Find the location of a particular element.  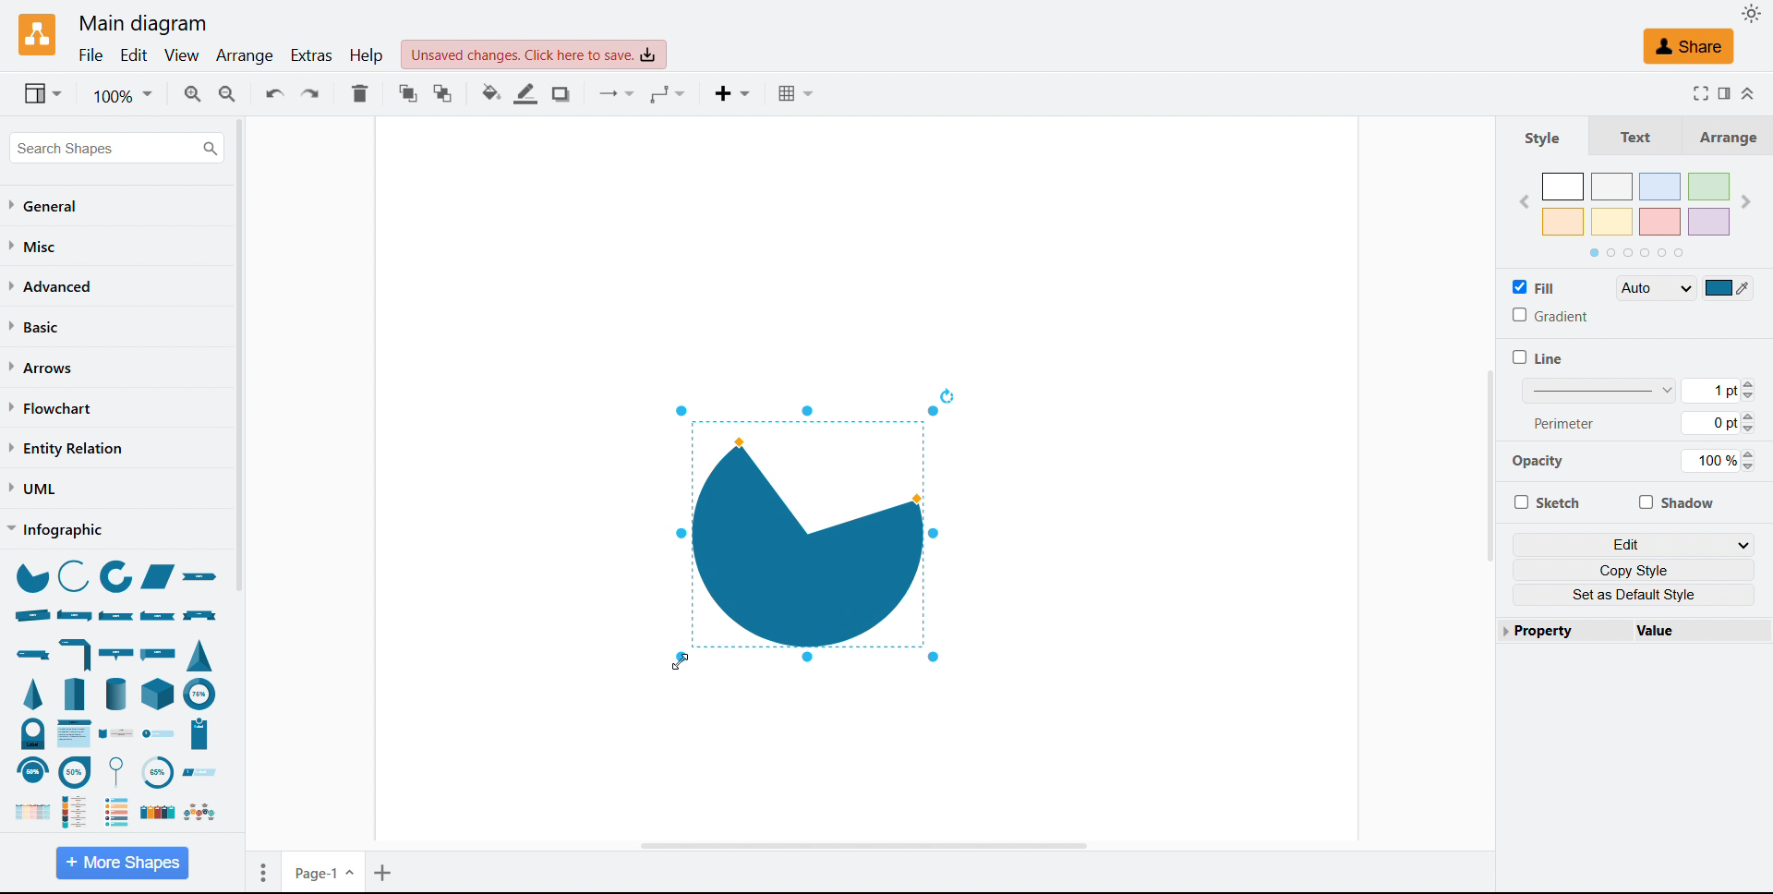

Title of the diagram  is located at coordinates (141, 24).